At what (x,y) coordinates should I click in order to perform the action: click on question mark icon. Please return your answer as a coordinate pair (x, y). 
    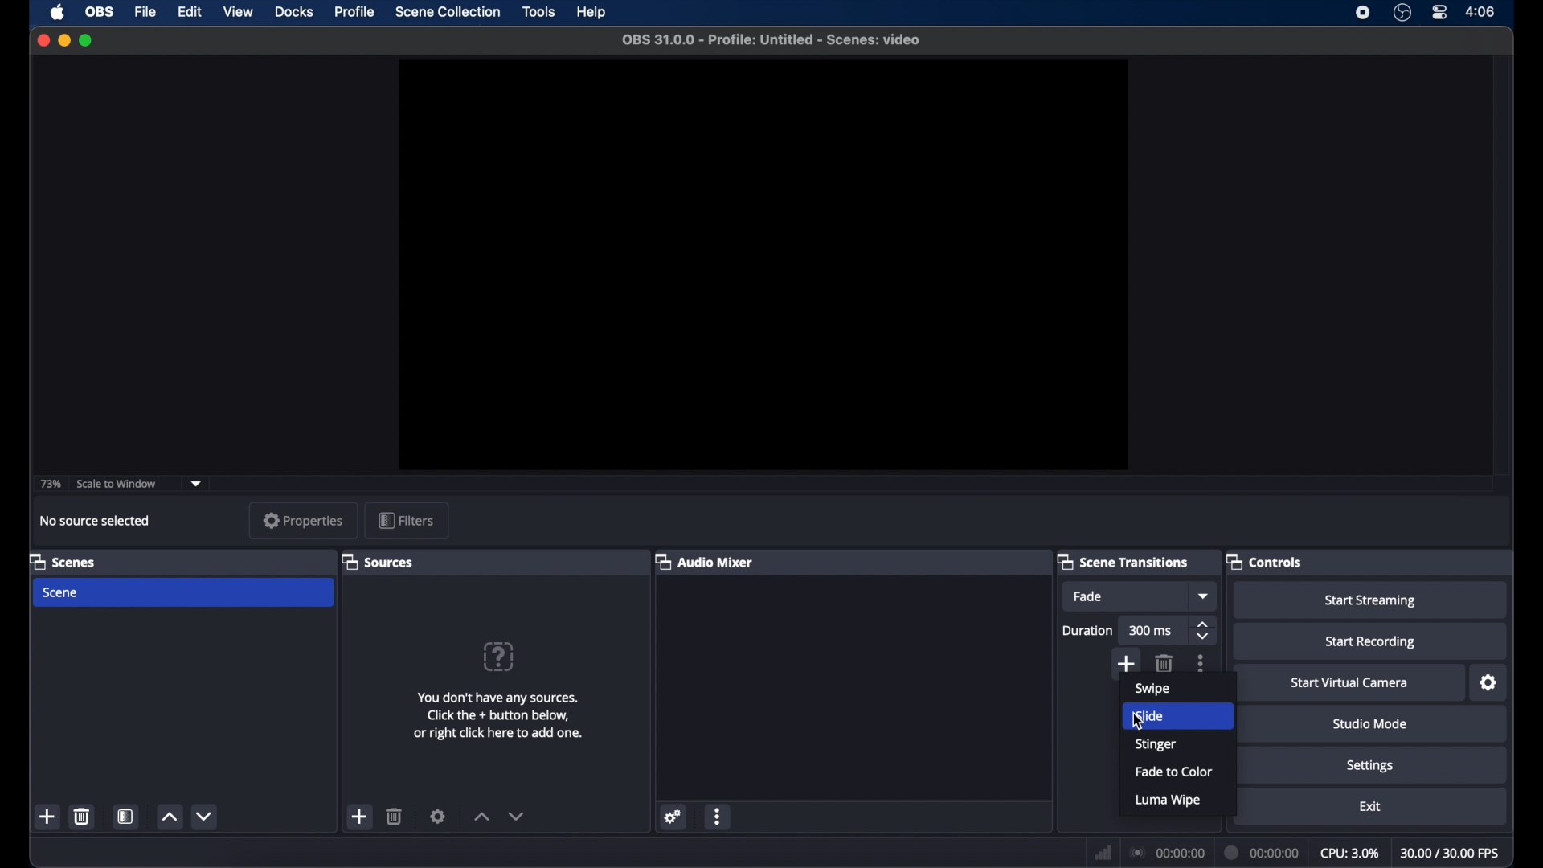
    Looking at the image, I should click on (501, 657).